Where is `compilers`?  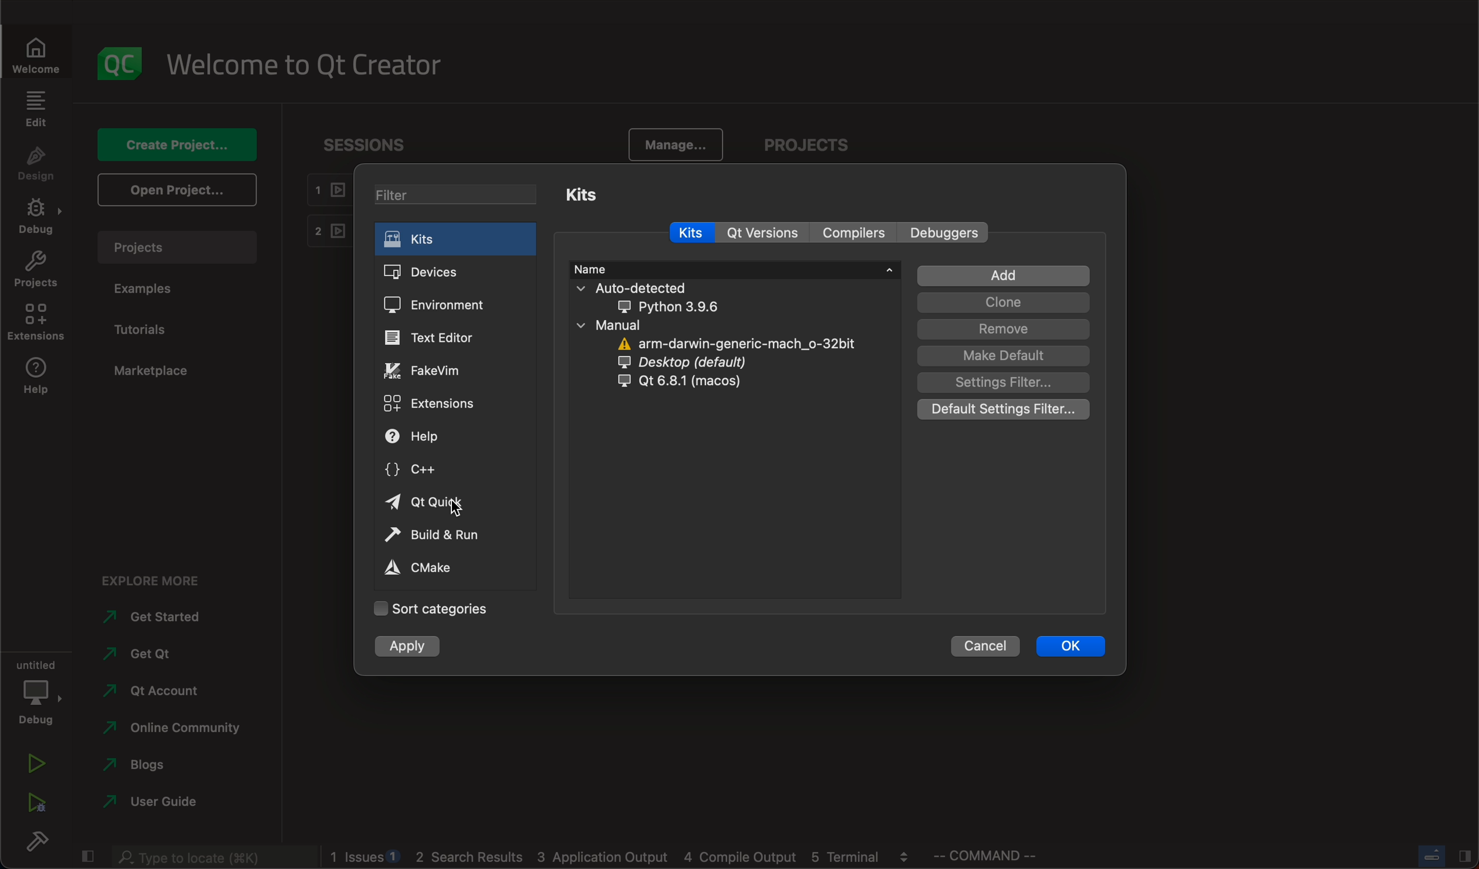 compilers is located at coordinates (855, 233).